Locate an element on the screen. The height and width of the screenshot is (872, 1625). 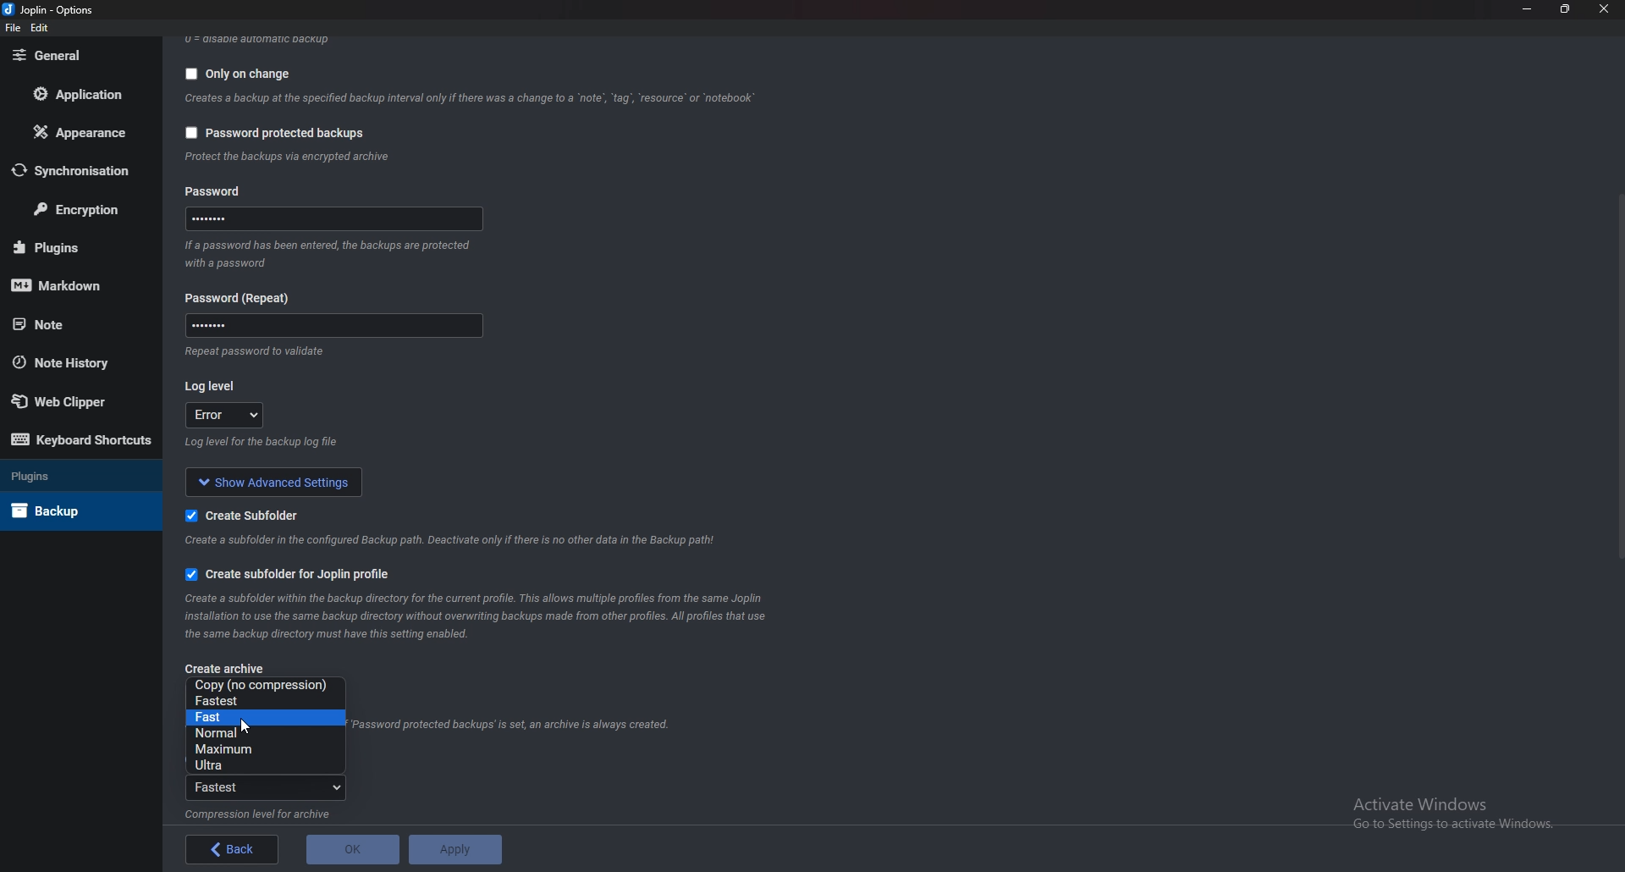
password is located at coordinates (218, 191).